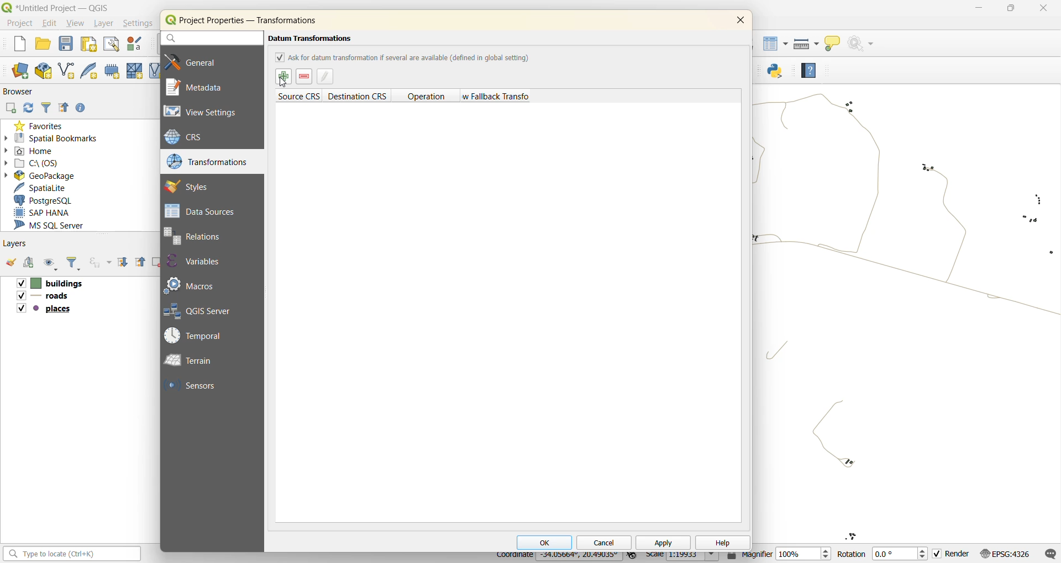 Image resolution: width=1061 pixels, height=563 pixels. I want to click on macros, so click(194, 284).